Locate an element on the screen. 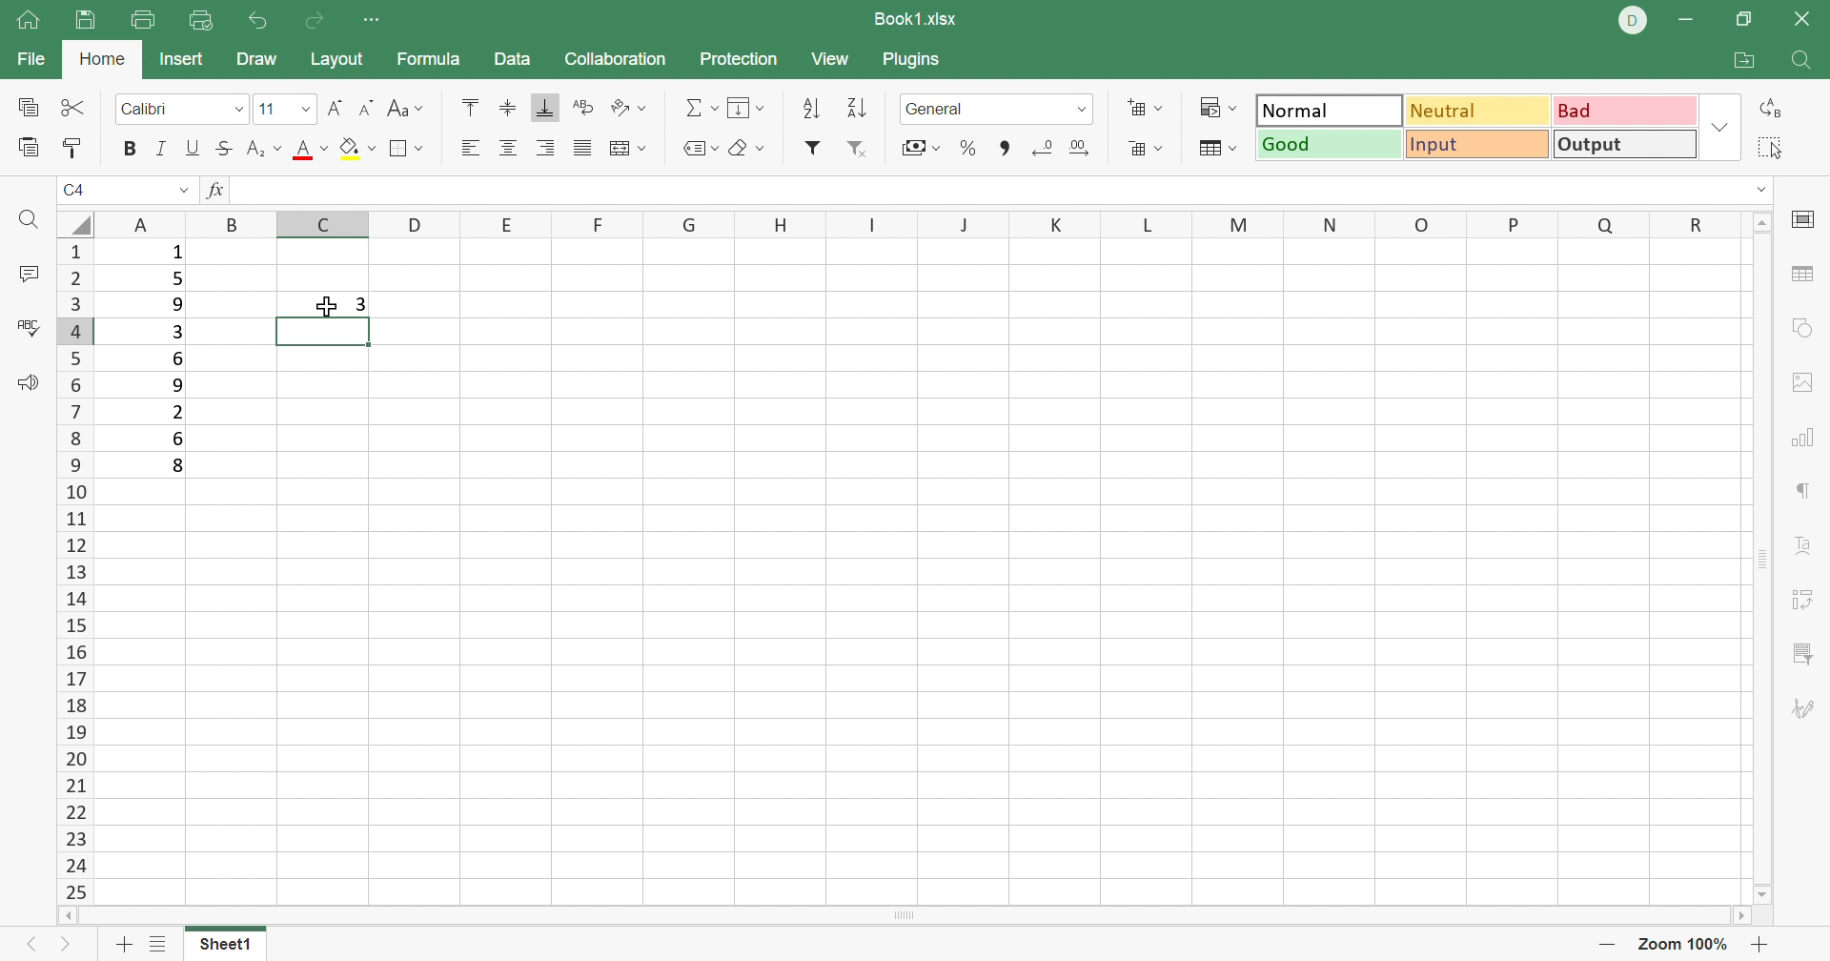 The width and height of the screenshot is (1830, 961). Sort descending is located at coordinates (856, 107).